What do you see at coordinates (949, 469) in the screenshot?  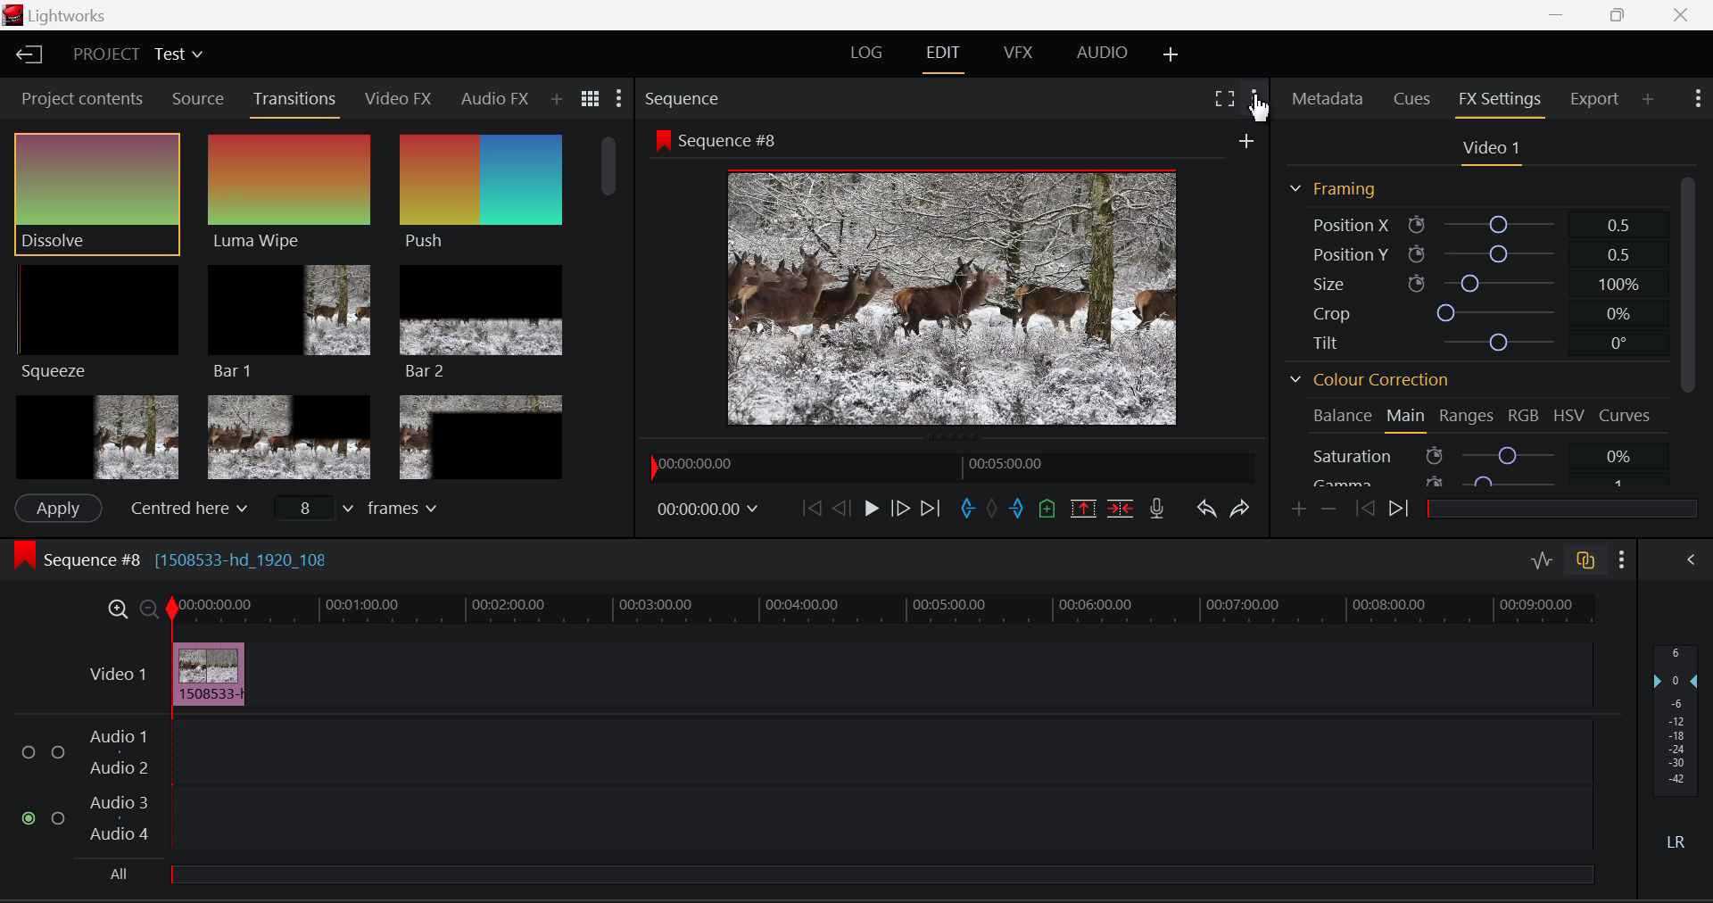 I see `Project Timeline Navigator` at bounding box center [949, 469].